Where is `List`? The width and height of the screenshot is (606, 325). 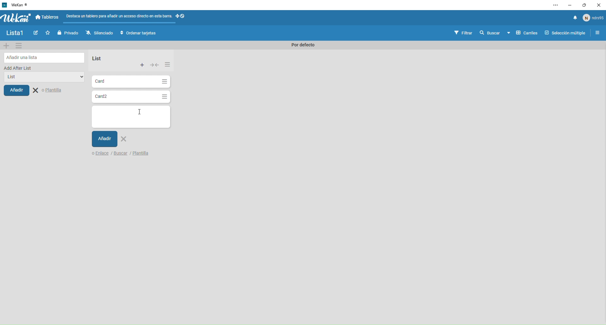 List is located at coordinates (42, 78).